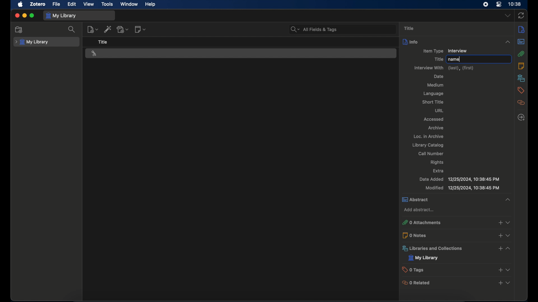 Image resolution: width=538 pixels, height=302 pixels. I want to click on edit, so click(72, 4).